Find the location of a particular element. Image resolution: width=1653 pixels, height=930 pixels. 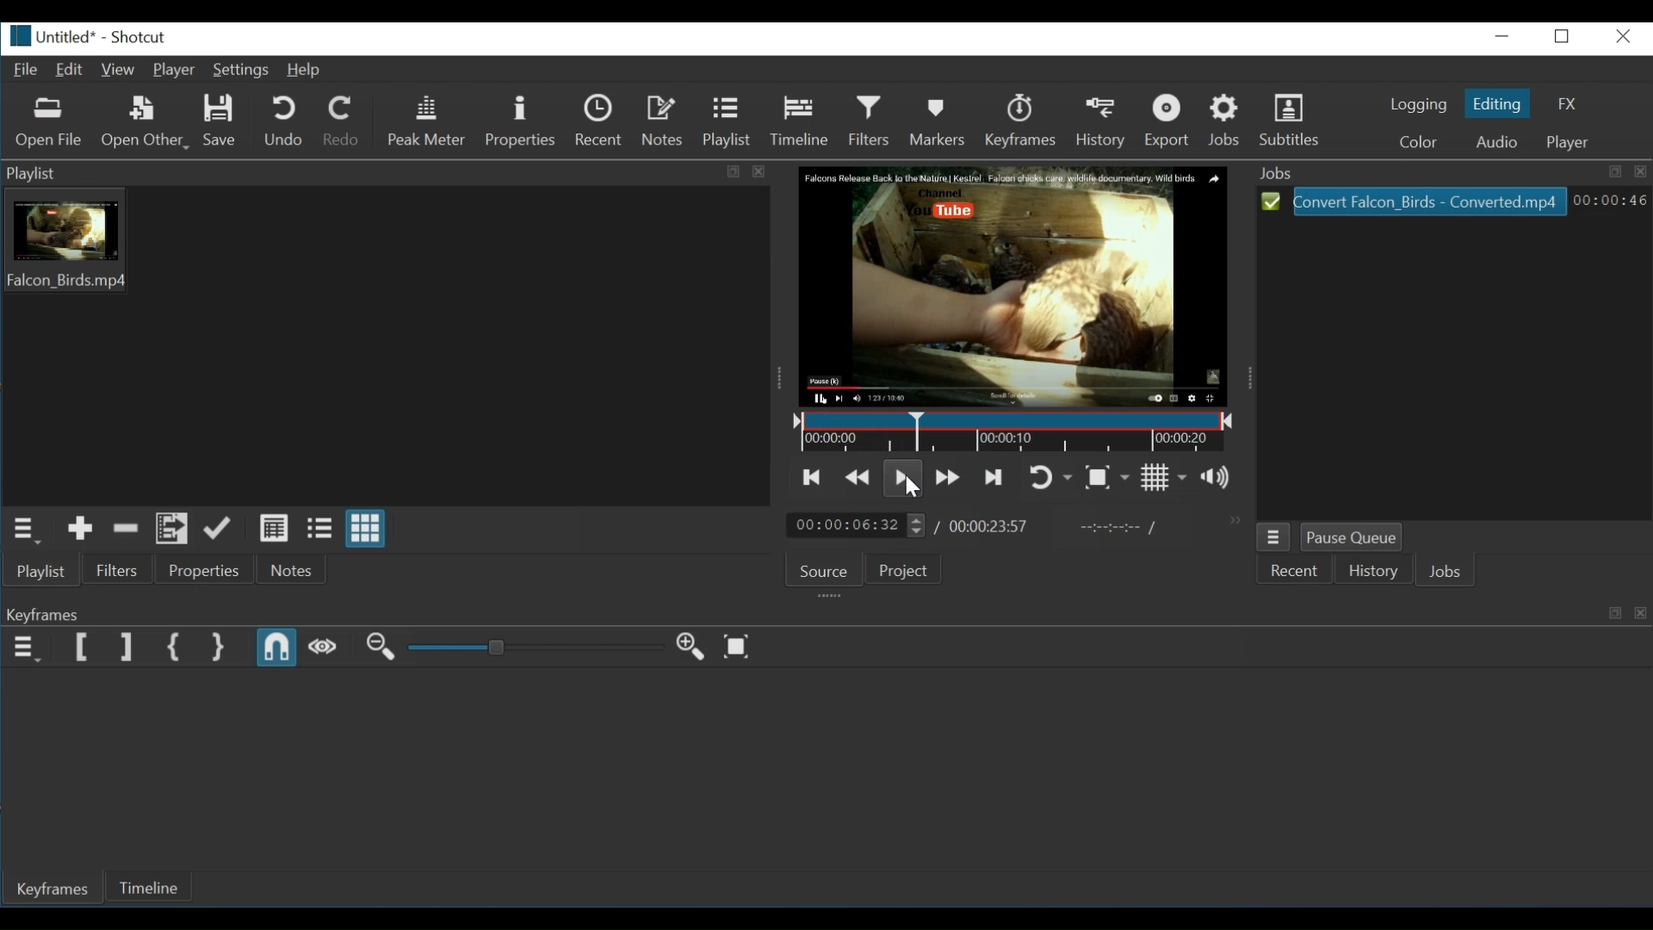

Export is located at coordinates (1167, 121).